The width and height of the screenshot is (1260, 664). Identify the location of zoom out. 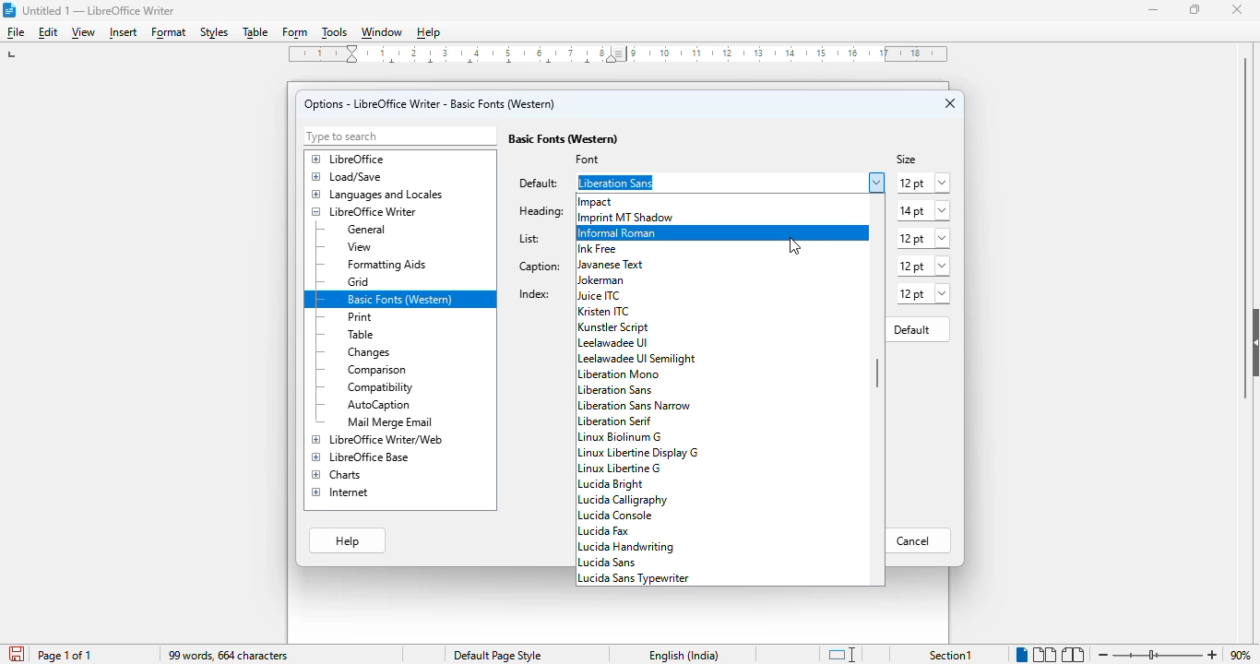
(1102, 656).